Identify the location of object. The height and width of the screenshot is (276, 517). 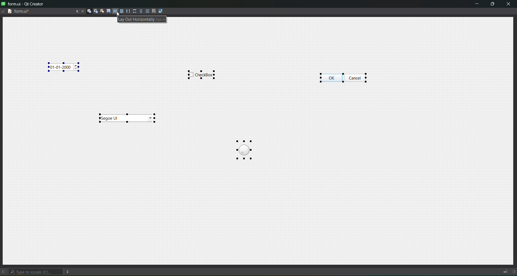
(357, 74).